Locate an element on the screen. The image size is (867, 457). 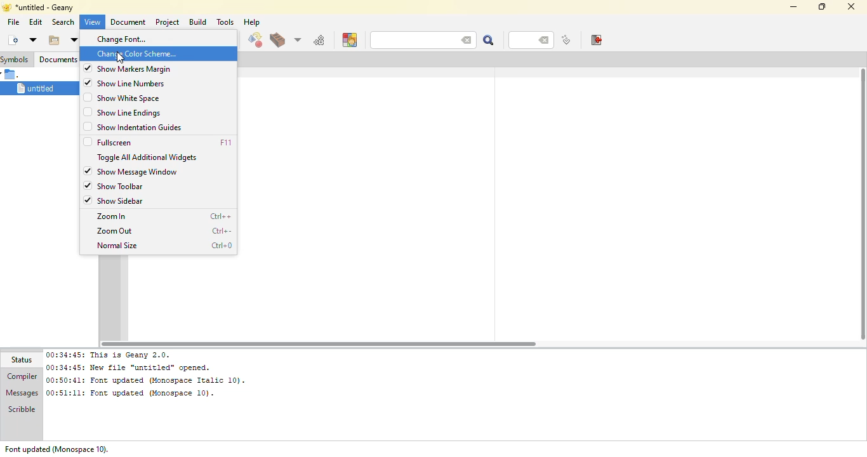
exit is located at coordinates (595, 40).